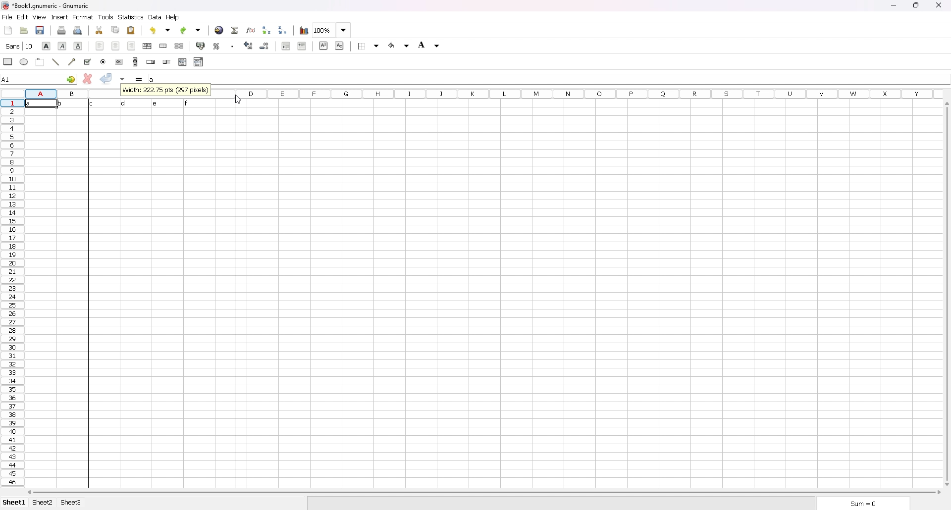  I want to click on insert, so click(59, 17).